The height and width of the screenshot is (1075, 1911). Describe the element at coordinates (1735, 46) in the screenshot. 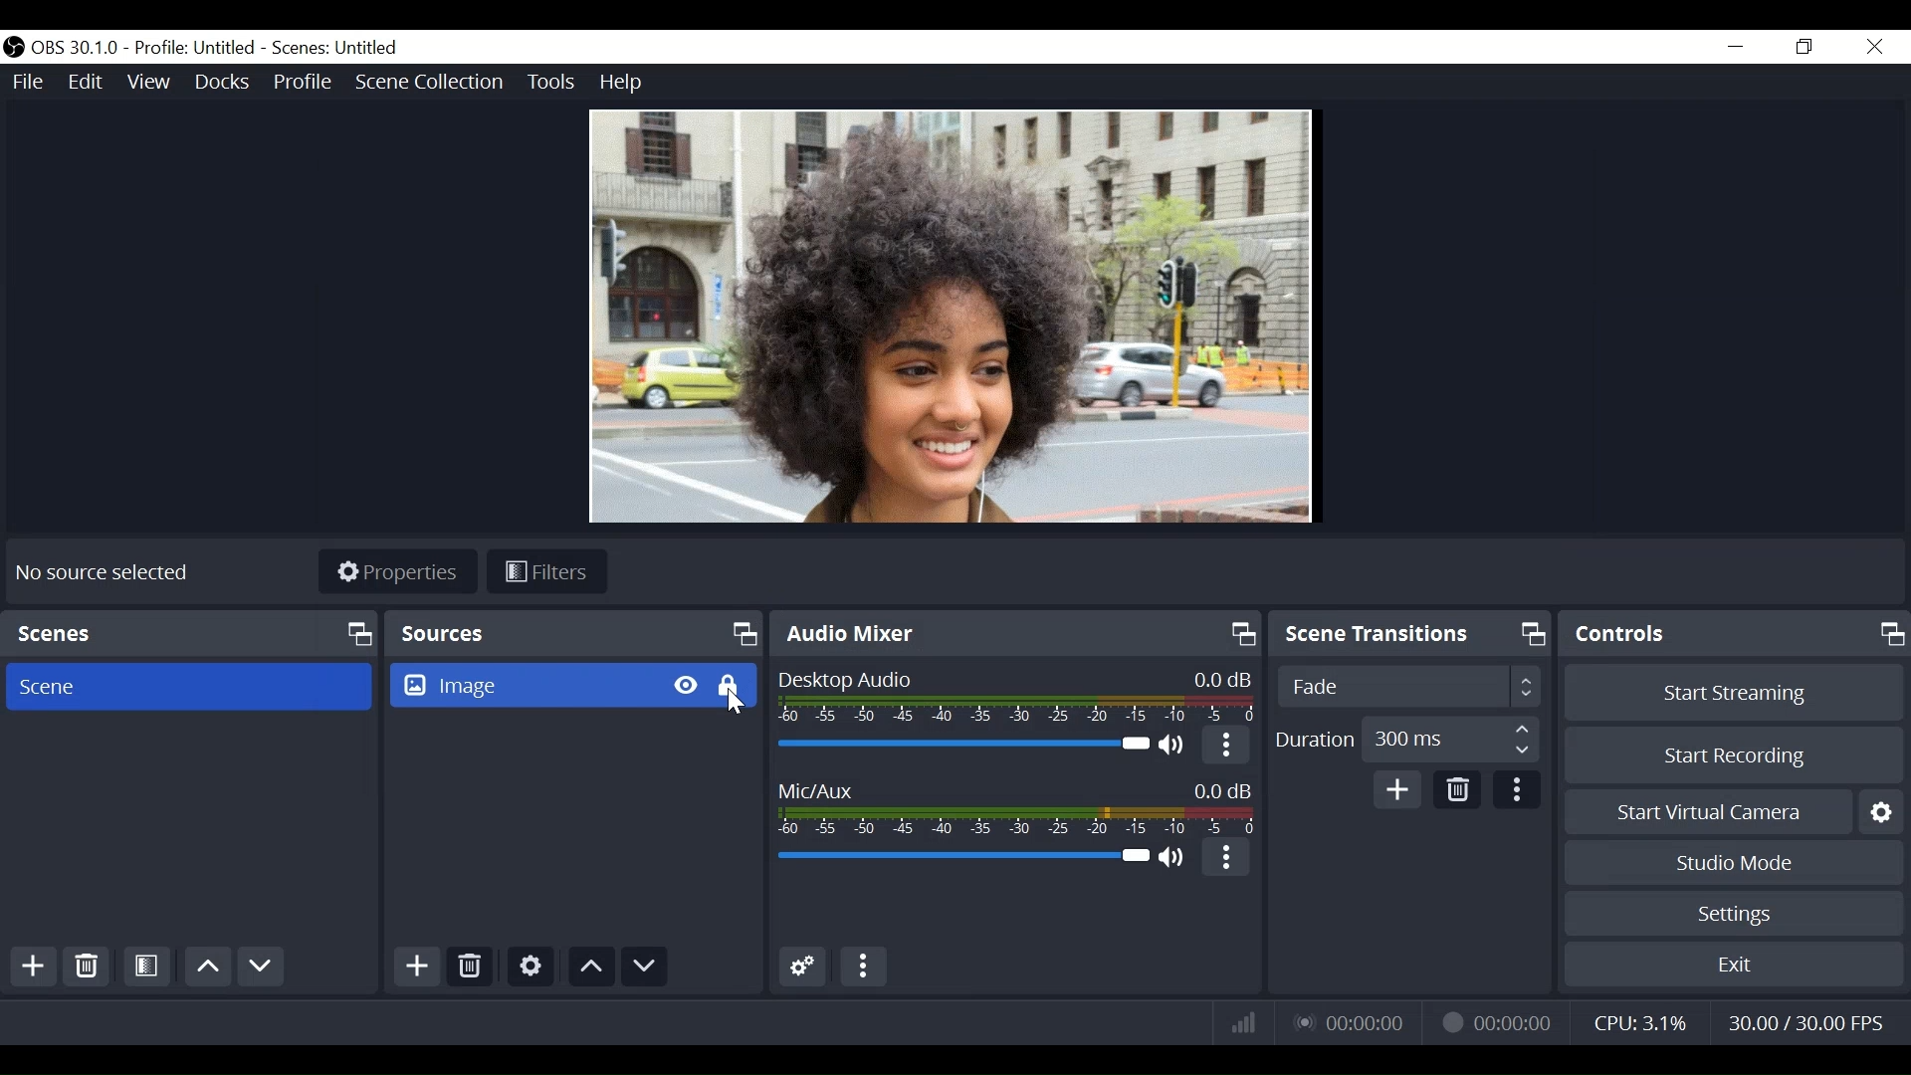

I see `minimize` at that location.